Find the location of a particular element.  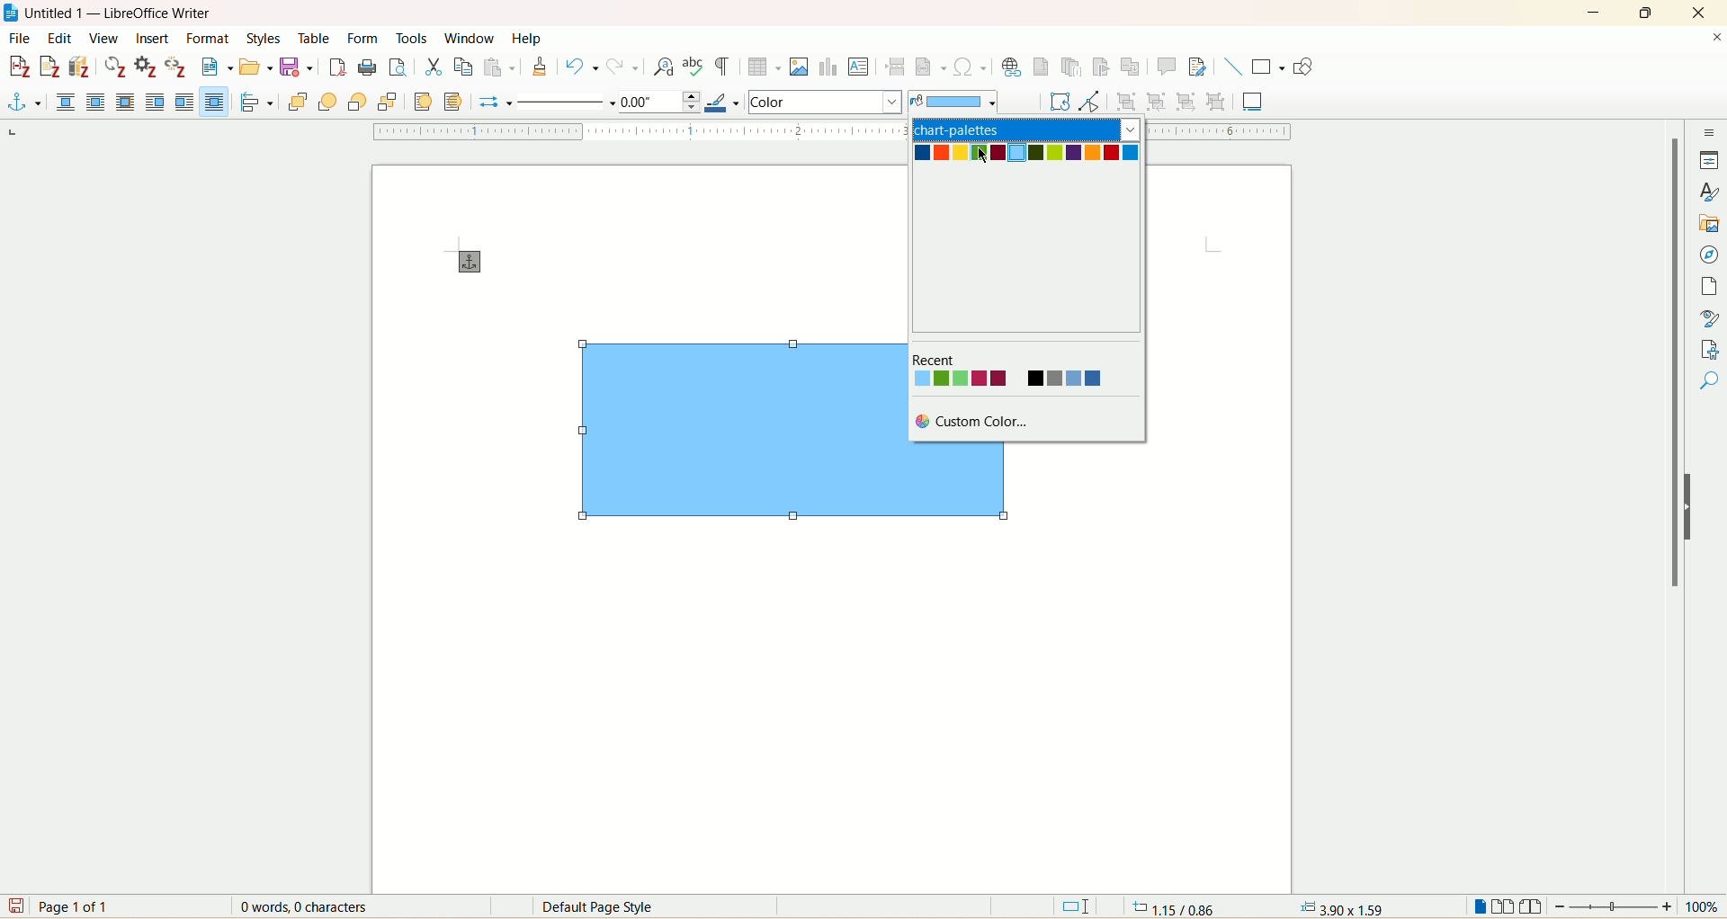

single page view is located at coordinates (1478, 906).